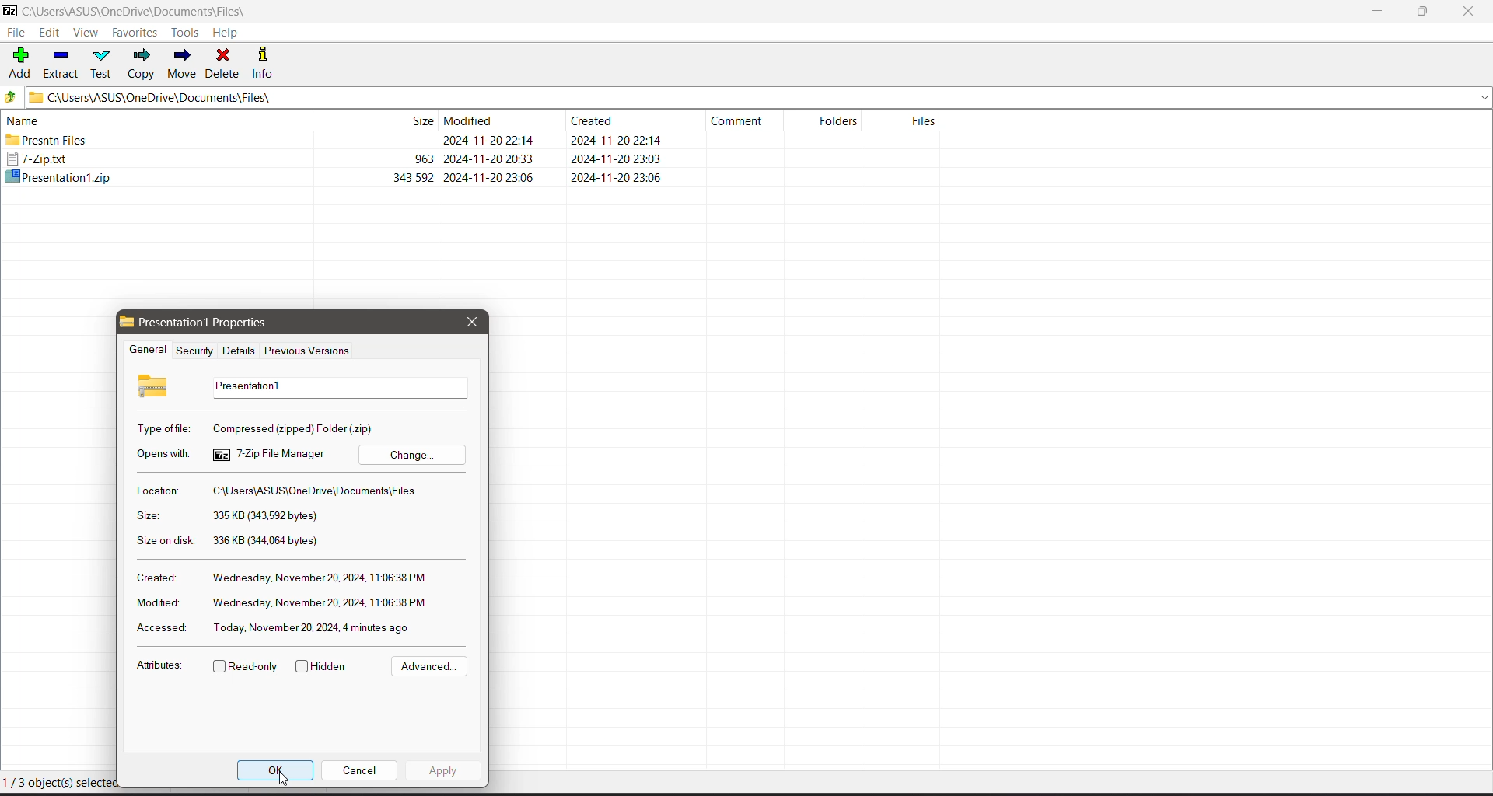 Image resolution: width=1493 pixels, height=796 pixels. Describe the element at coordinates (165, 454) in the screenshot. I see `Opens with` at that location.